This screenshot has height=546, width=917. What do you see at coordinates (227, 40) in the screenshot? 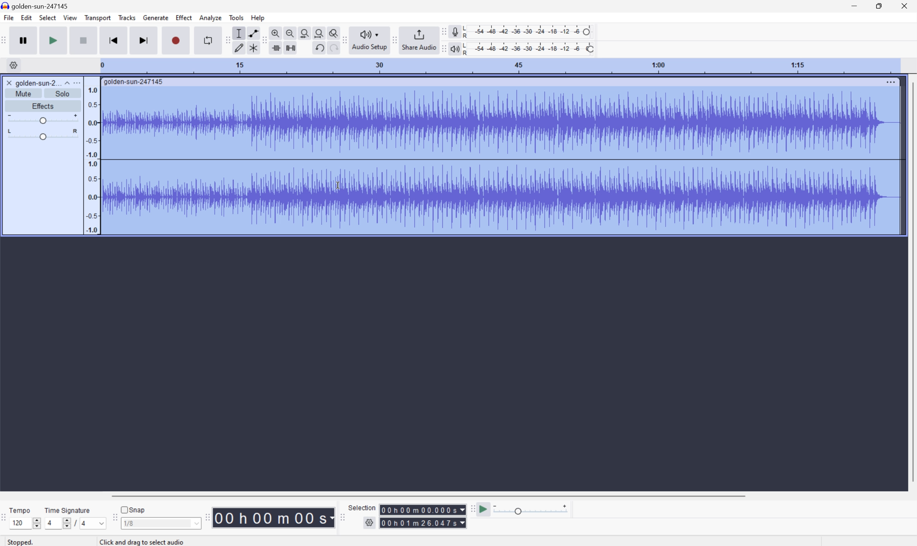
I see `Audacity edit toolbar` at bounding box center [227, 40].